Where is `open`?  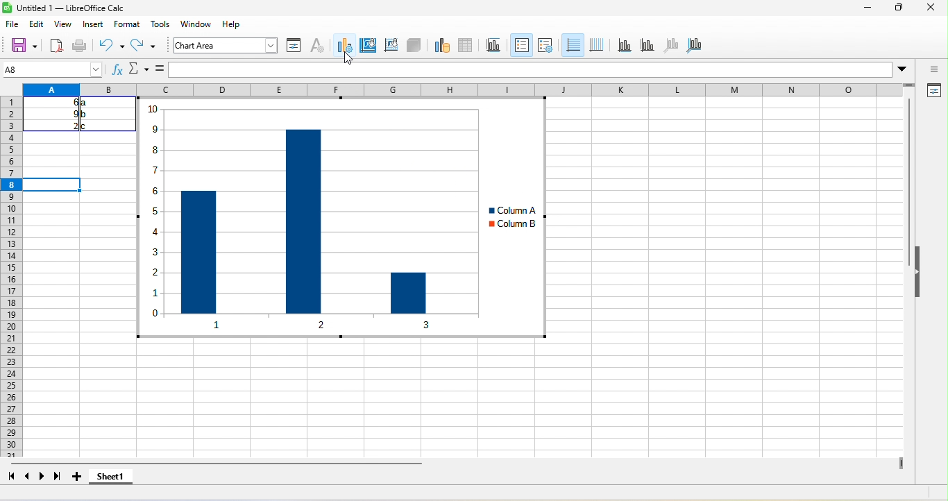 open is located at coordinates (55, 44).